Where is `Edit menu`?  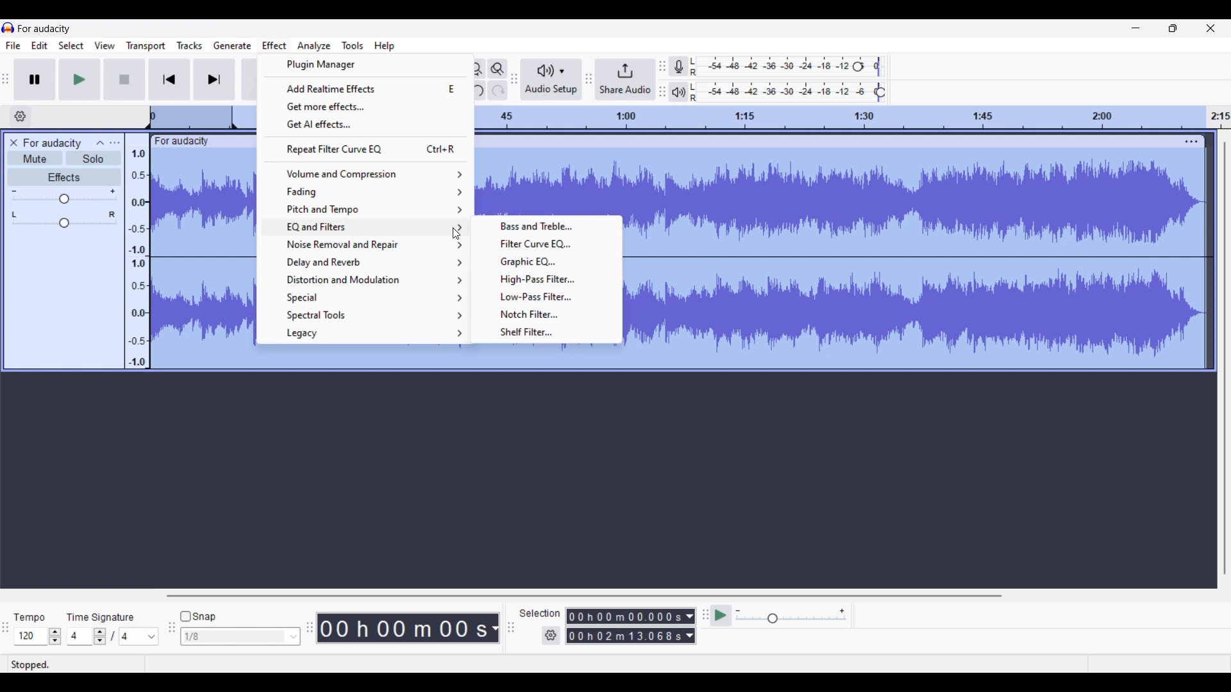 Edit menu is located at coordinates (40, 46).